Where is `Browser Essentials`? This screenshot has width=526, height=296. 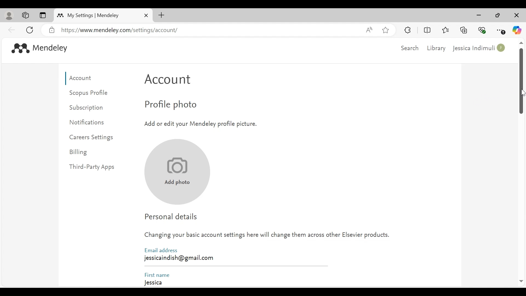 Browser Essentials is located at coordinates (482, 30).